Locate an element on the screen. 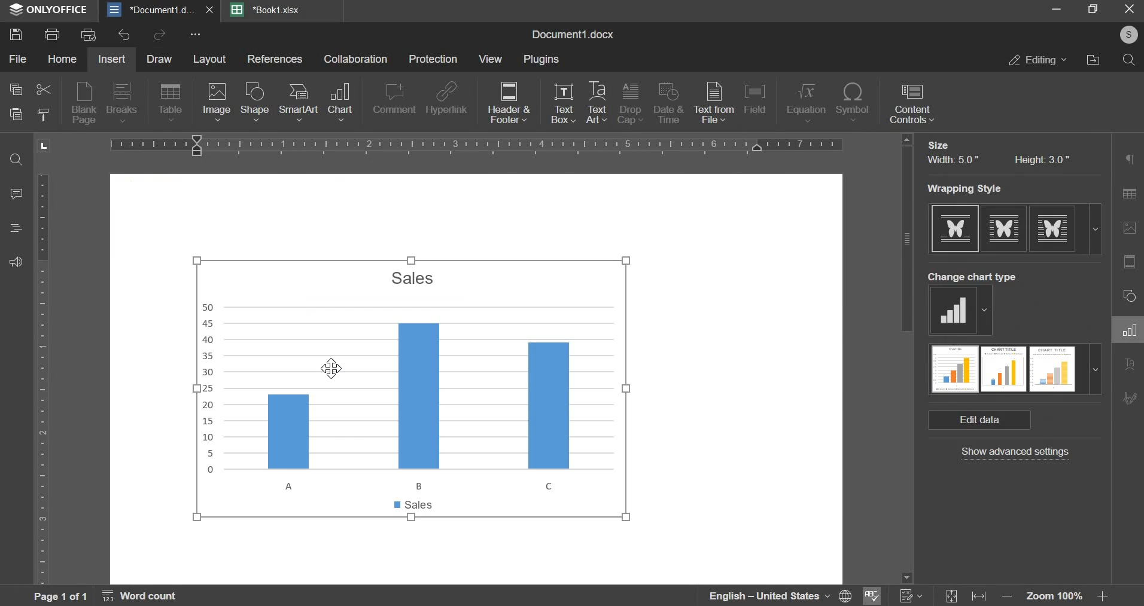 The width and height of the screenshot is (1144, 606). smart art is located at coordinates (298, 105).